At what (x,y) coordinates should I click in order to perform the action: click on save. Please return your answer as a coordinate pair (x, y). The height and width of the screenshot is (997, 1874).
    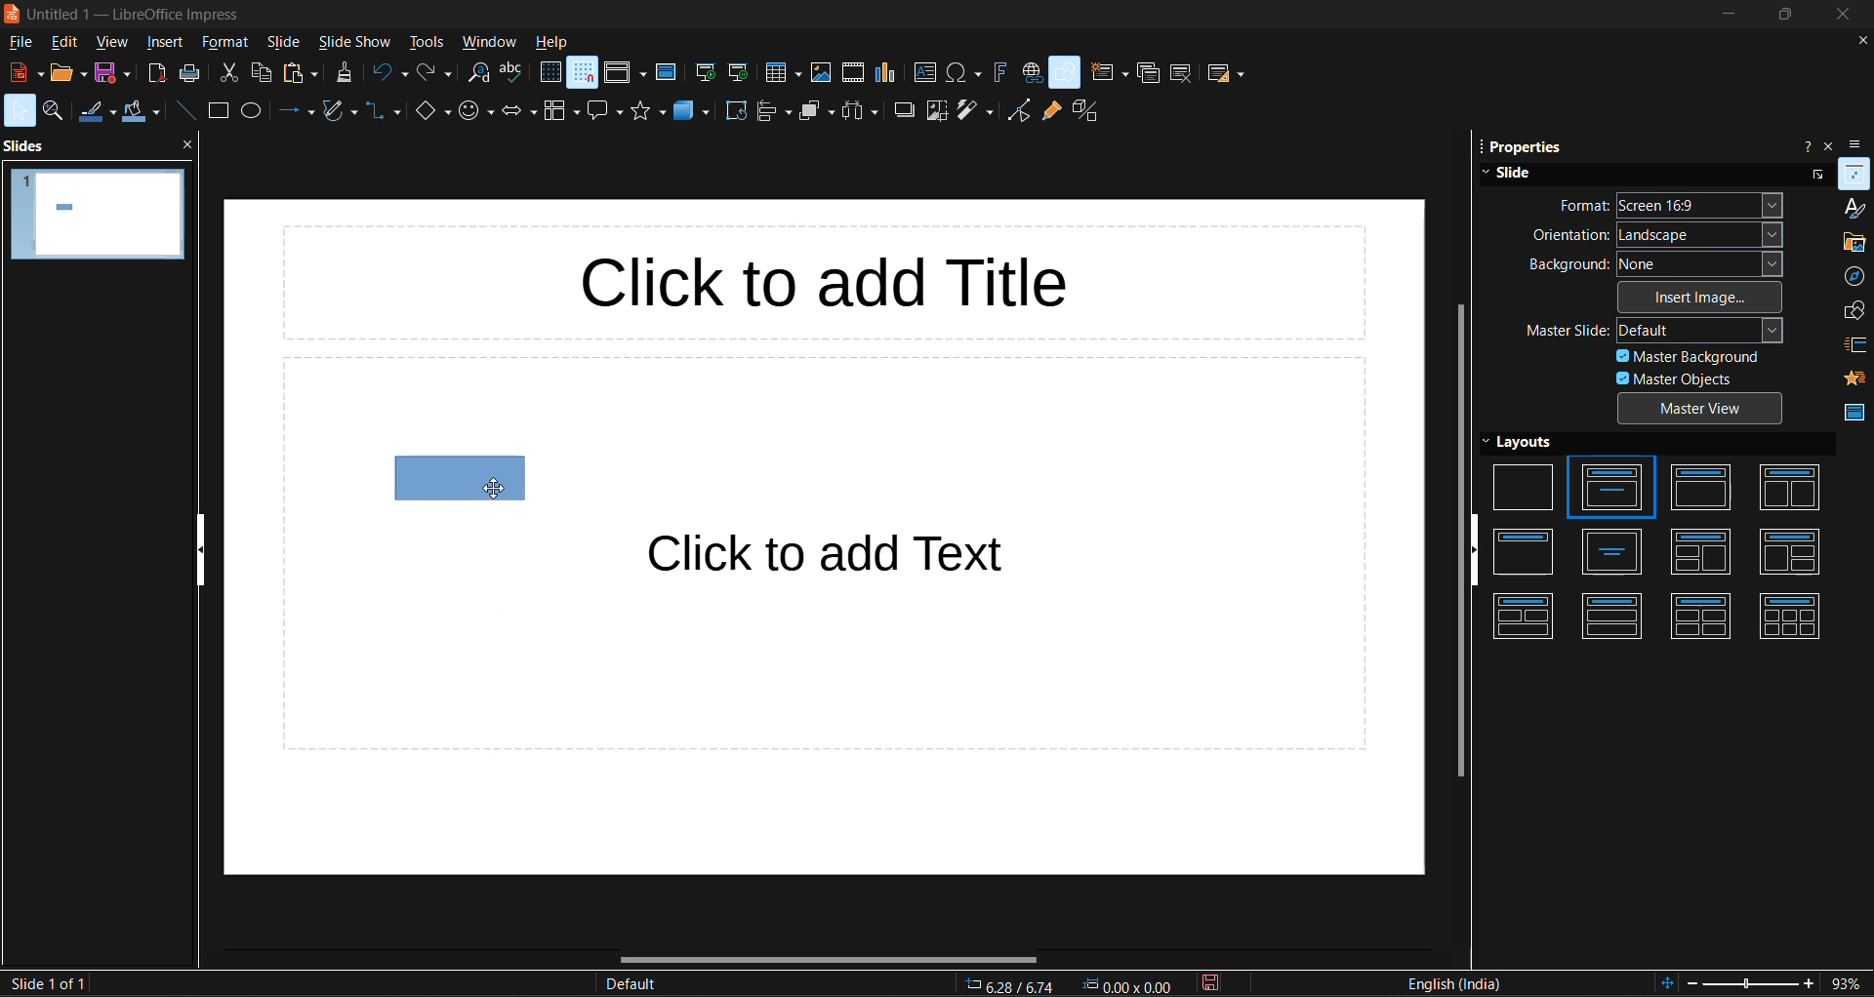
    Looking at the image, I should click on (114, 73).